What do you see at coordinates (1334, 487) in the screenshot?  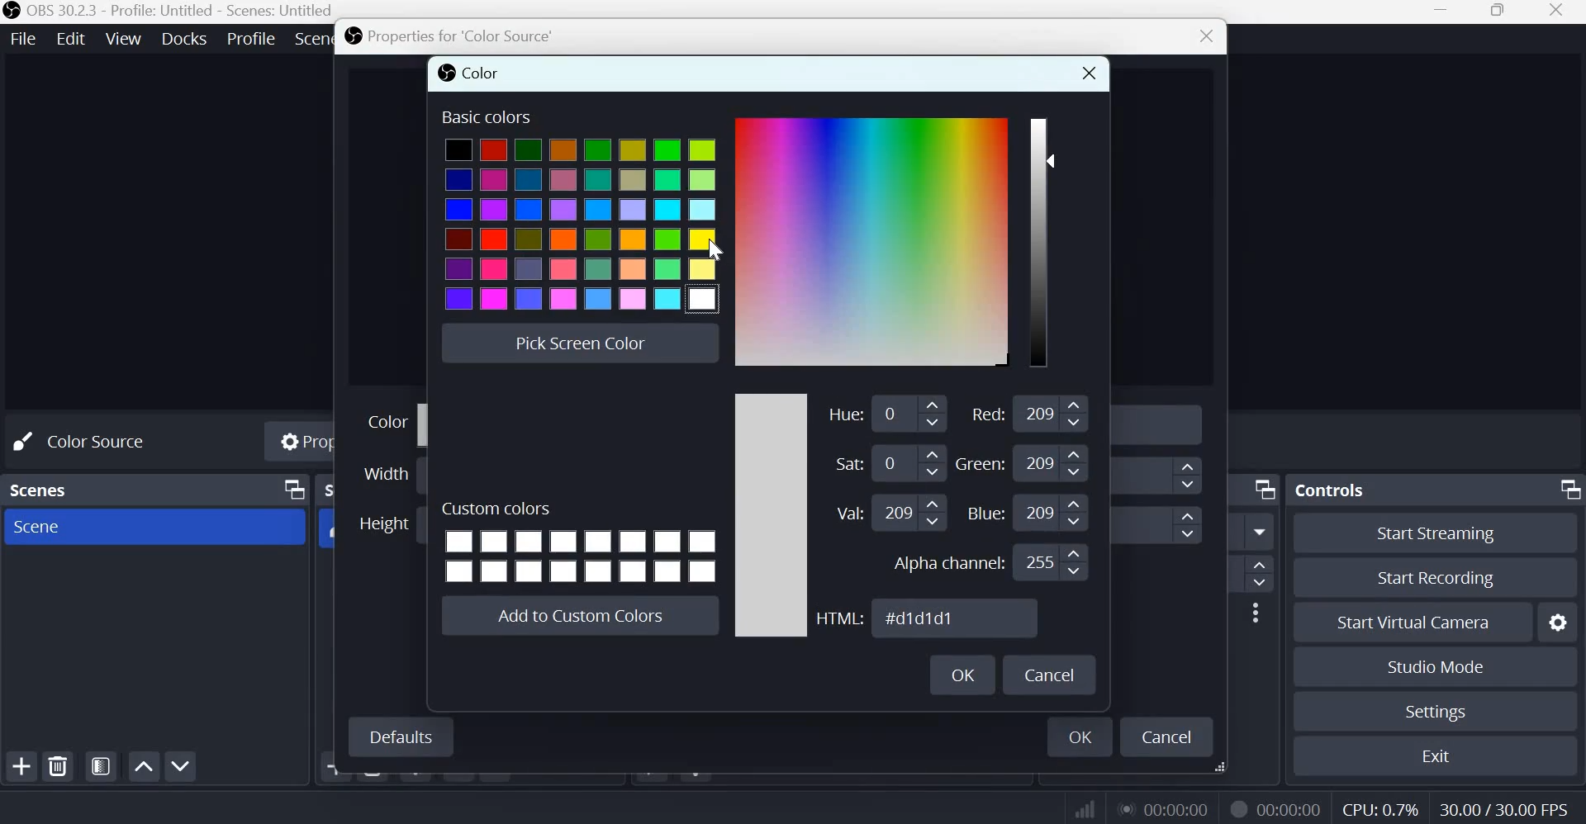 I see `Controls` at bounding box center [1334, 487].